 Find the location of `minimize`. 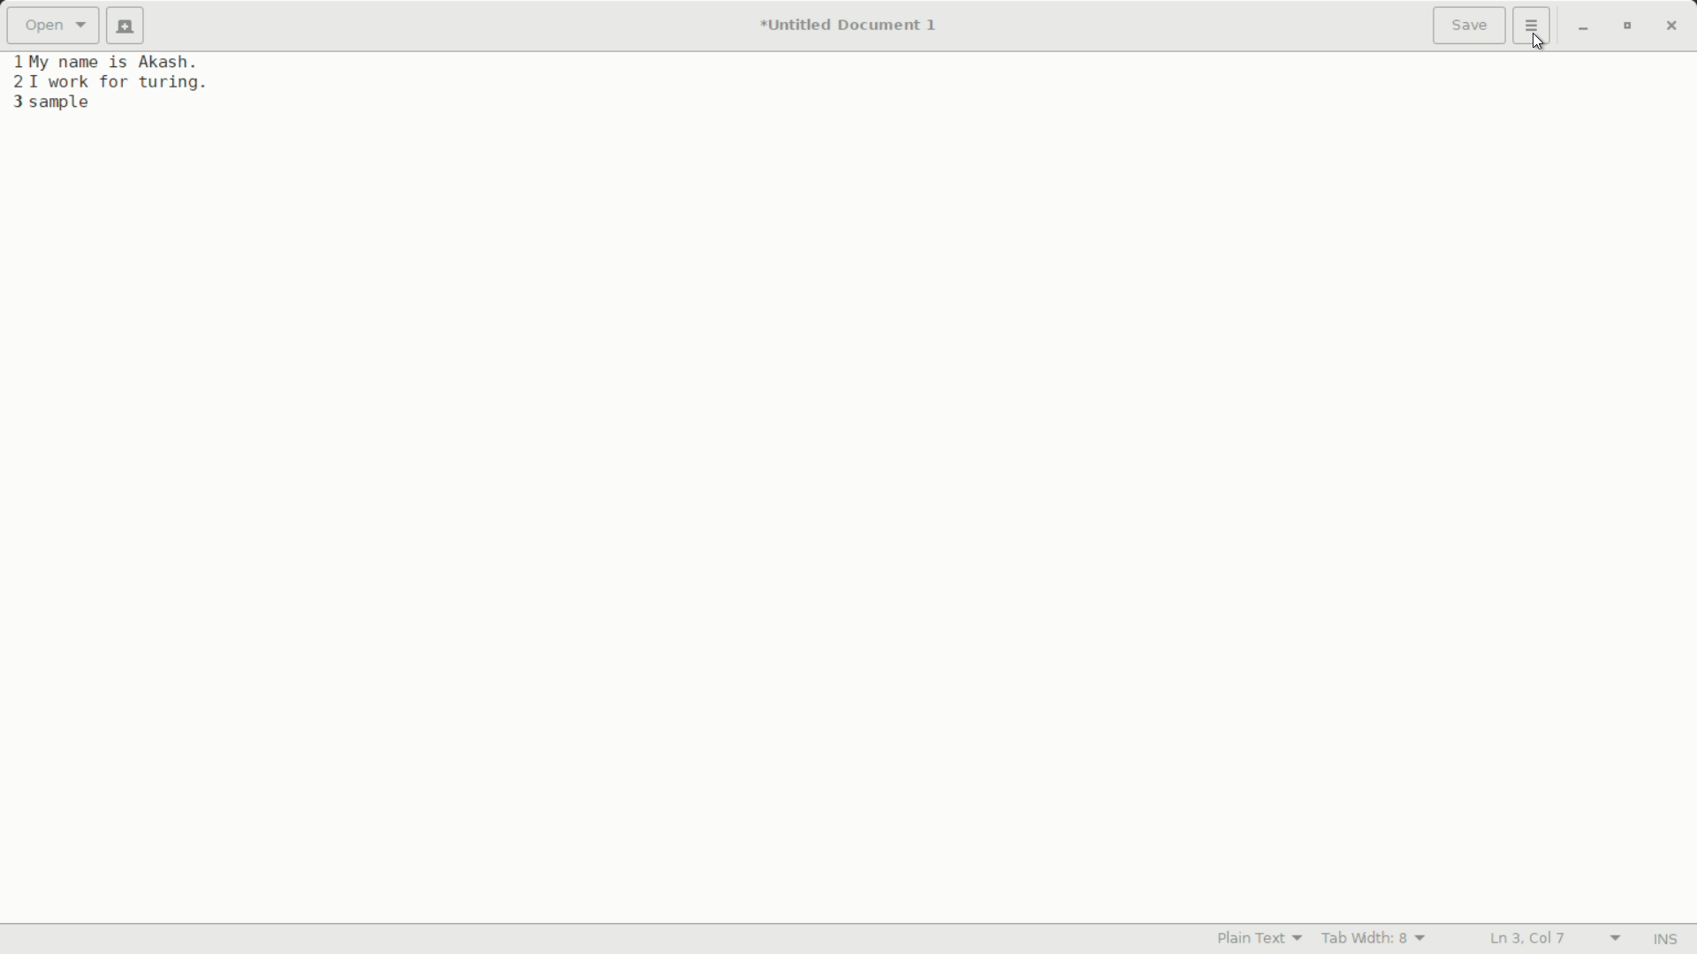

minimize is located at coordinates (1583, 27).